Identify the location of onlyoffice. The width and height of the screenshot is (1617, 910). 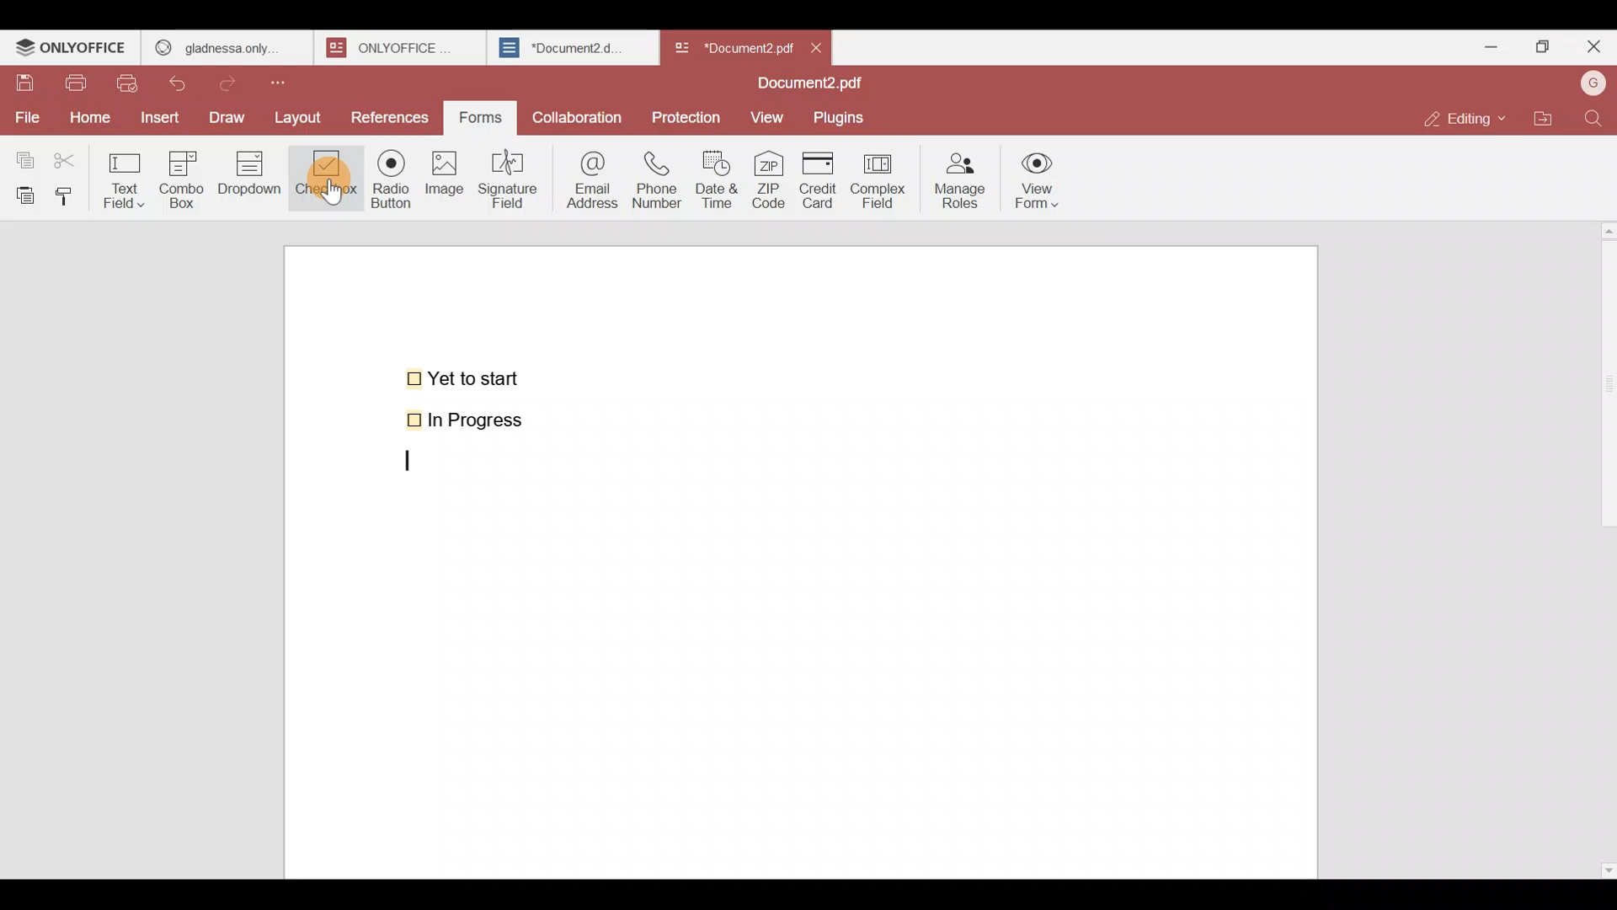
(394, 47).